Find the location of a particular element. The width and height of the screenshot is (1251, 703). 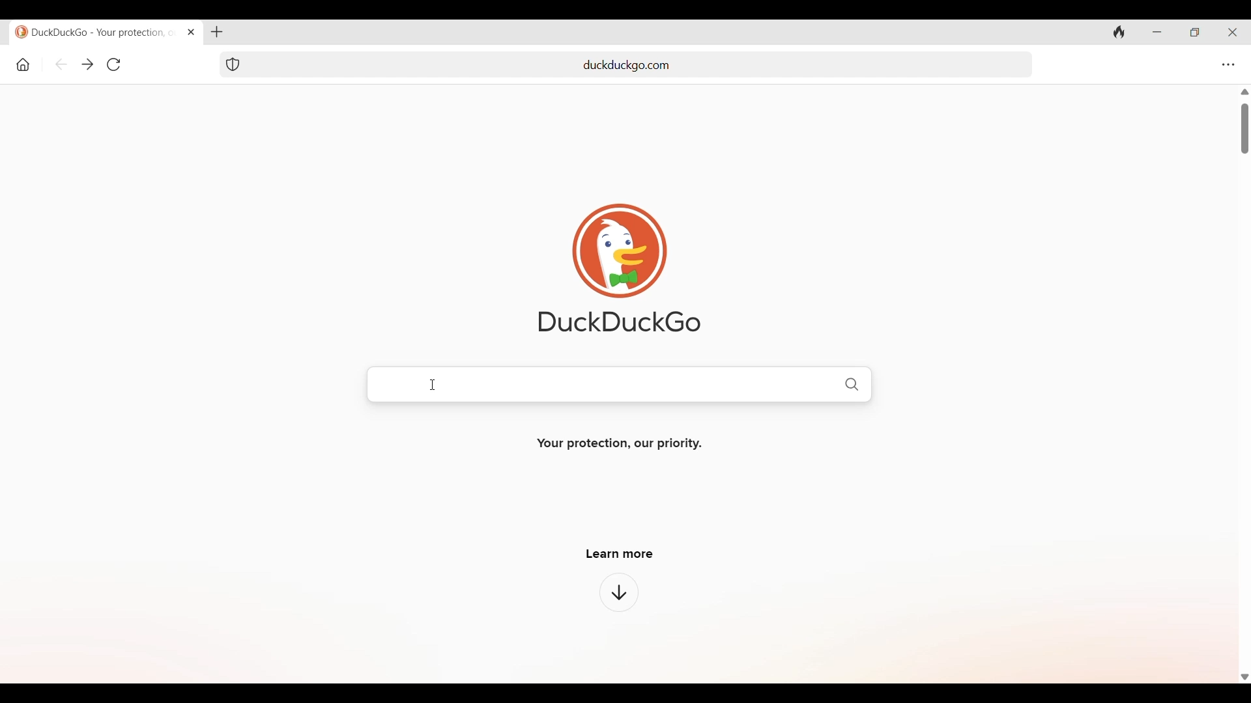

Vertical slide bar is located at coordinates (1244, 130).